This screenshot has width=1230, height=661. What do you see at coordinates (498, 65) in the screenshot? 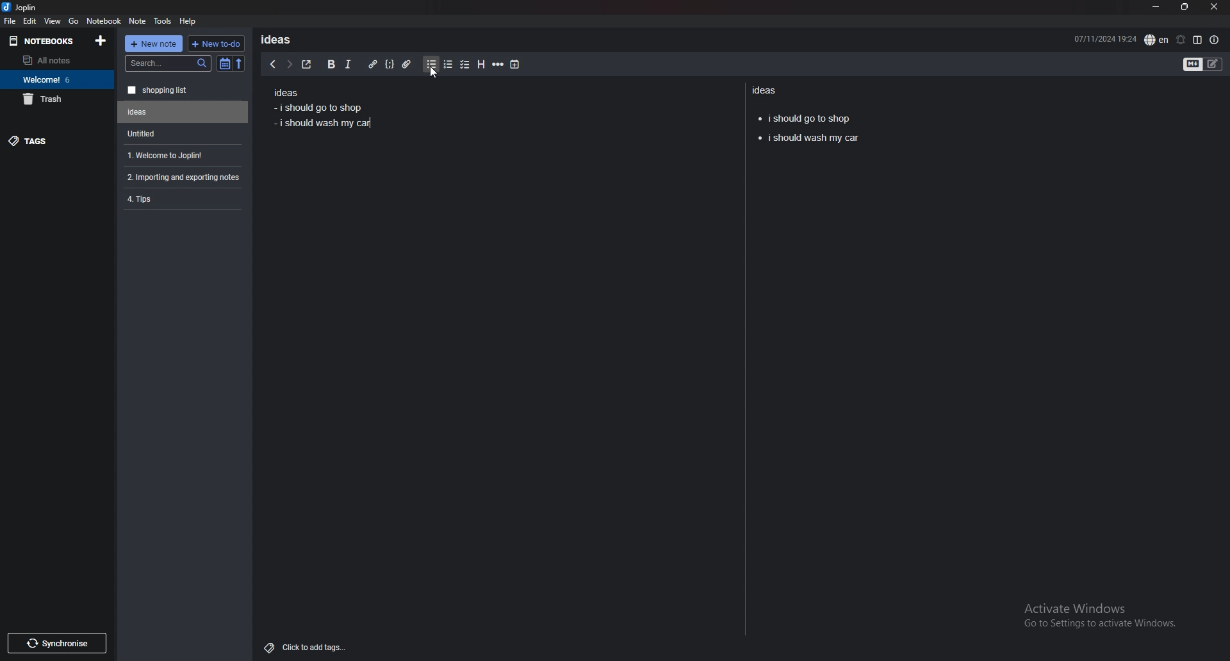
I see `horizontal rule` at bounding box center [498, 65].